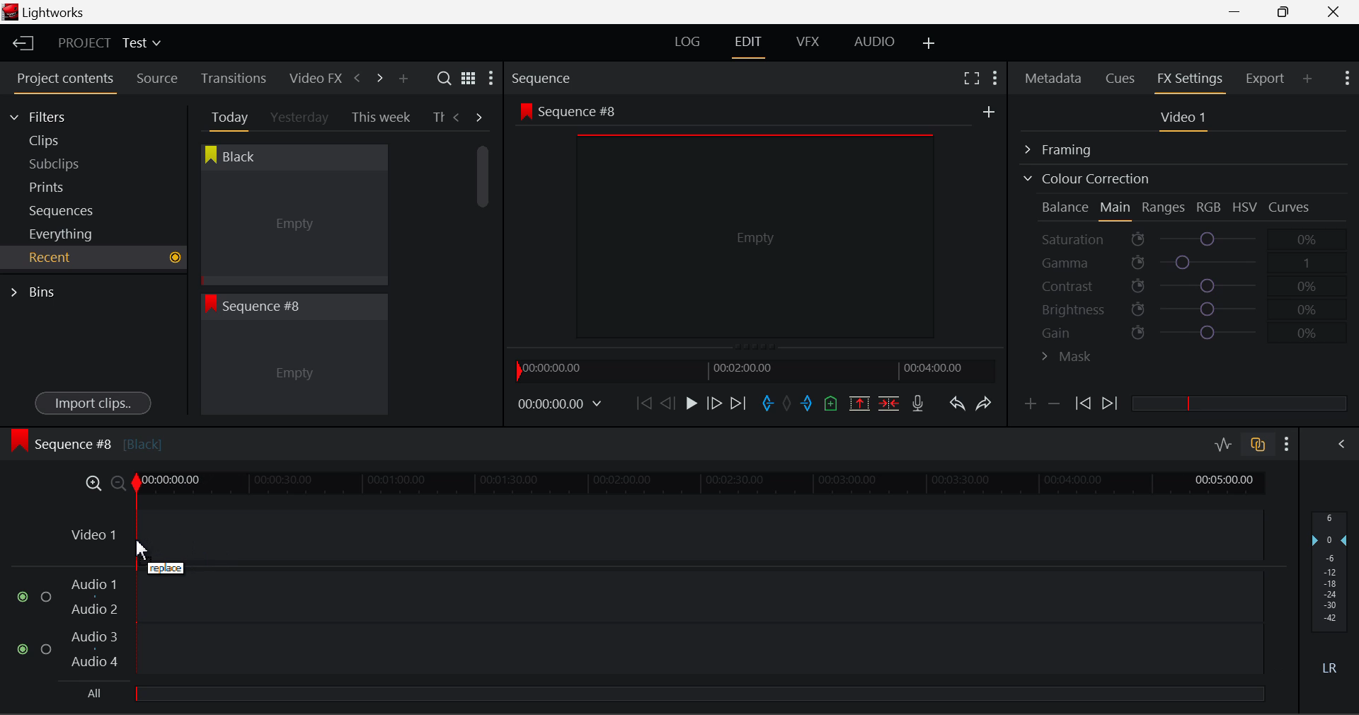  Describe the element at coordinates (1287, 11) in the screenshot. I see `Minimize` at that location.